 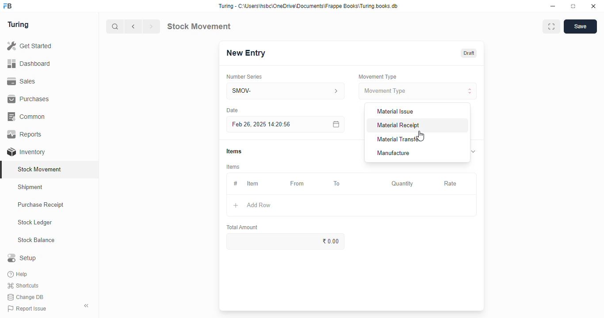 What do you see at coordinates (474, 151) in the screenshot?
I see `toggle expand/collapse` at bounding box center [474, 151].